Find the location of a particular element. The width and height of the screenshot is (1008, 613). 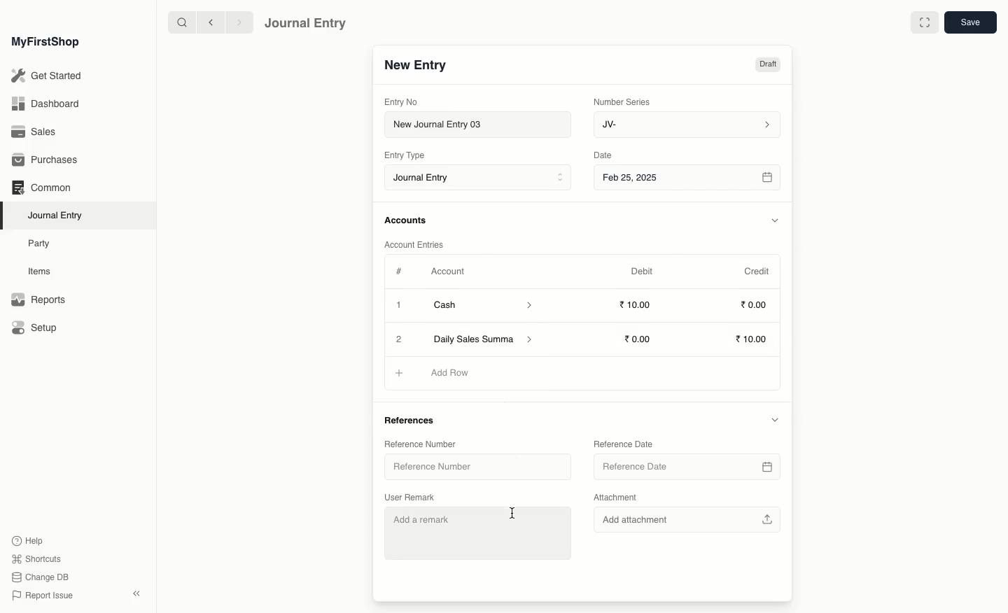

10.00 is located at coordinates (753, 340).